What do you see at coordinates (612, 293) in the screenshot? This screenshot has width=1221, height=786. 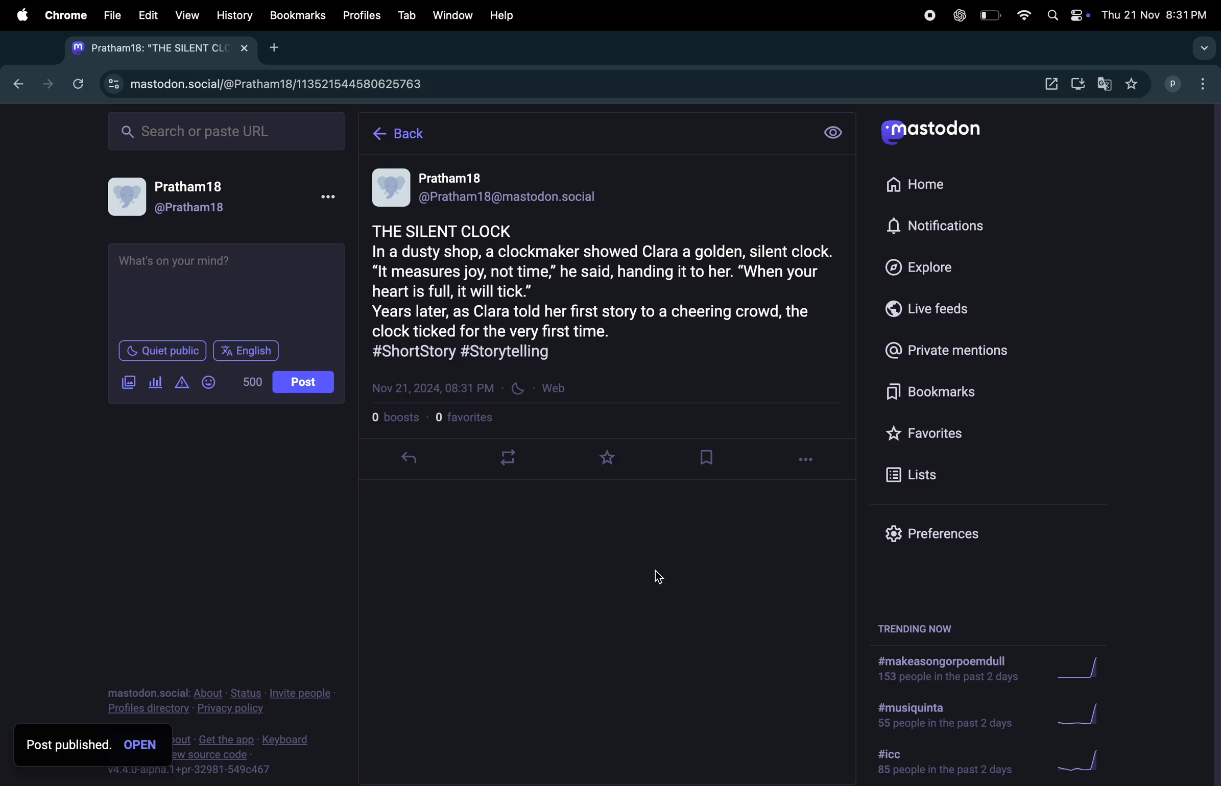 I see `post` at bounding box center [612, 293].